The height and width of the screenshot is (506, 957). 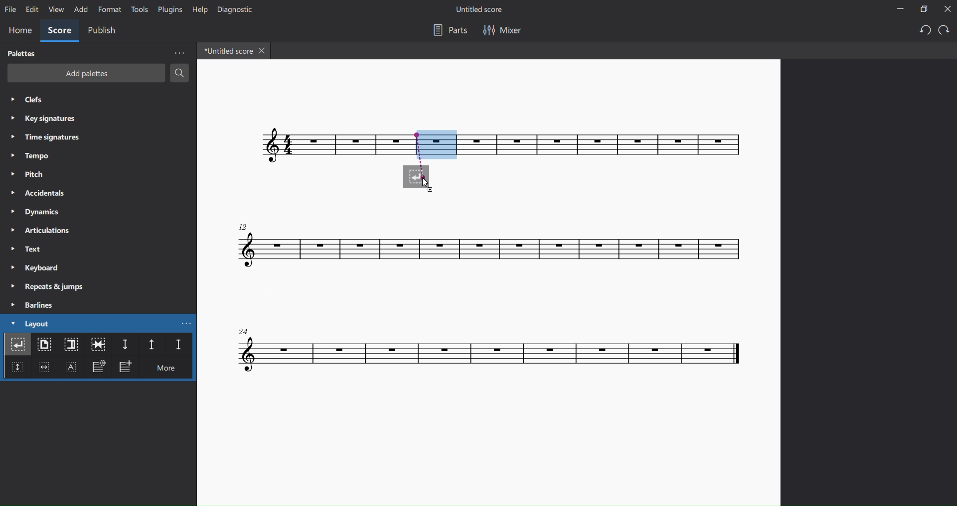 What do you see at coordinates (176, 346) in the screenshot?
I see `staff spacer fixed down` at bounding box center [176, 346].